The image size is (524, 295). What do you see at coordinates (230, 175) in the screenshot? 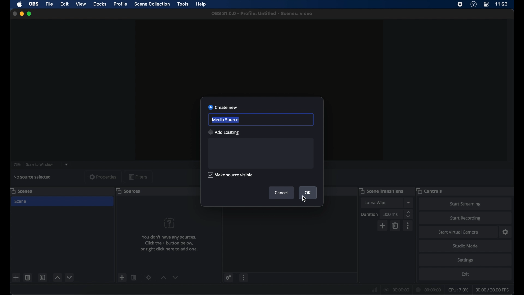
I see `make source visible` at bounding box center [230, 175].